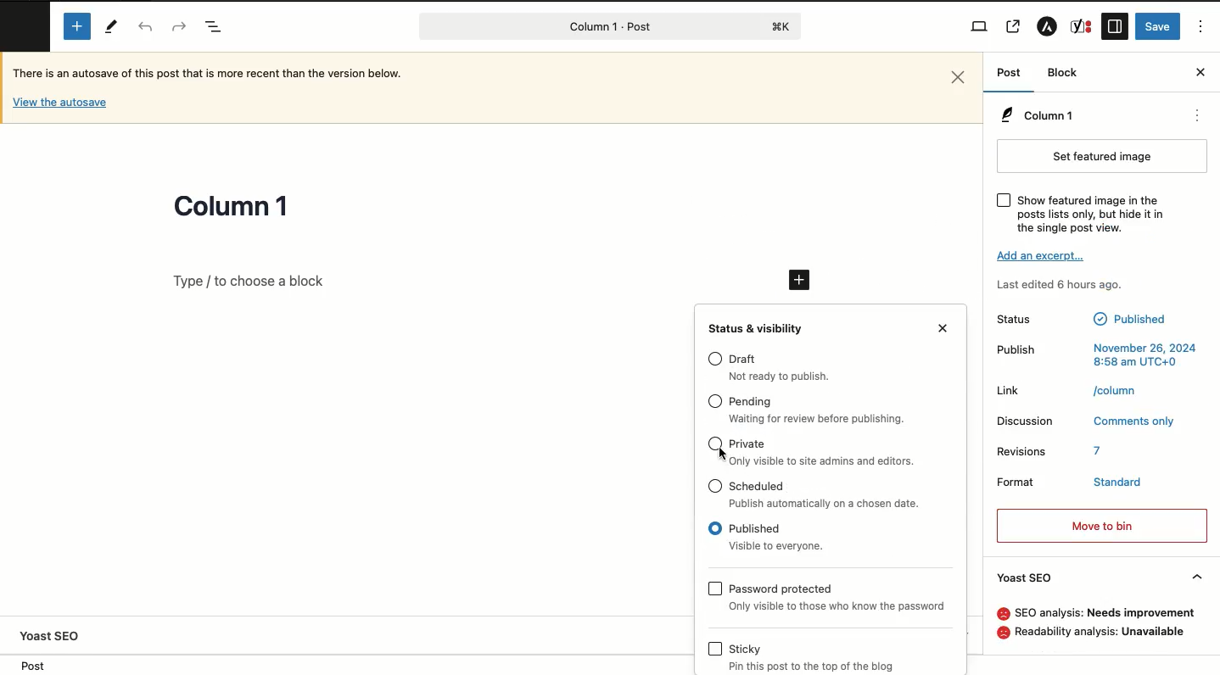 The height and width of the screenshot is (675, 1220). What do you see at coordinates (715, 486) in the screenshot?
I see `Checkbox` at bounding box center [715, 486].